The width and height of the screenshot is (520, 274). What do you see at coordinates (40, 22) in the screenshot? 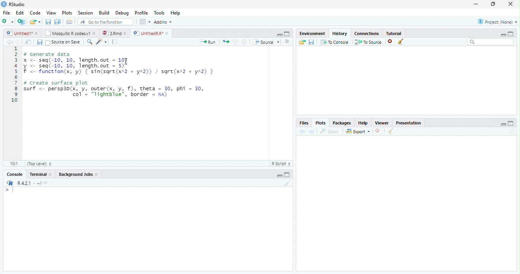
I see `Open recent files` at bounding box center [40, 22].